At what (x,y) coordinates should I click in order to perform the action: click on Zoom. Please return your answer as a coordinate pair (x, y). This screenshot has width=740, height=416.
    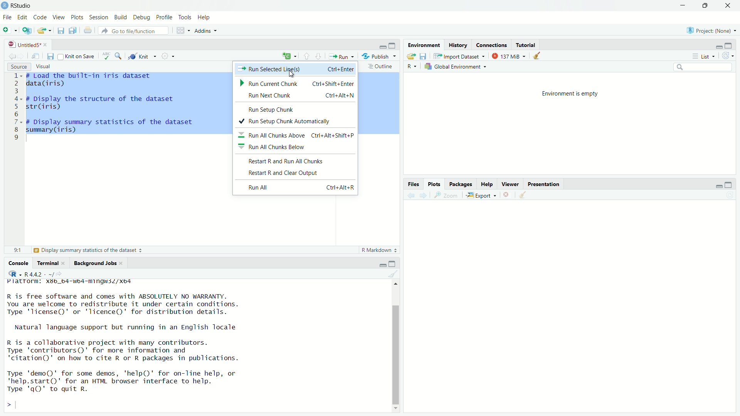
    Looking at the image, I should click on (445, 195).